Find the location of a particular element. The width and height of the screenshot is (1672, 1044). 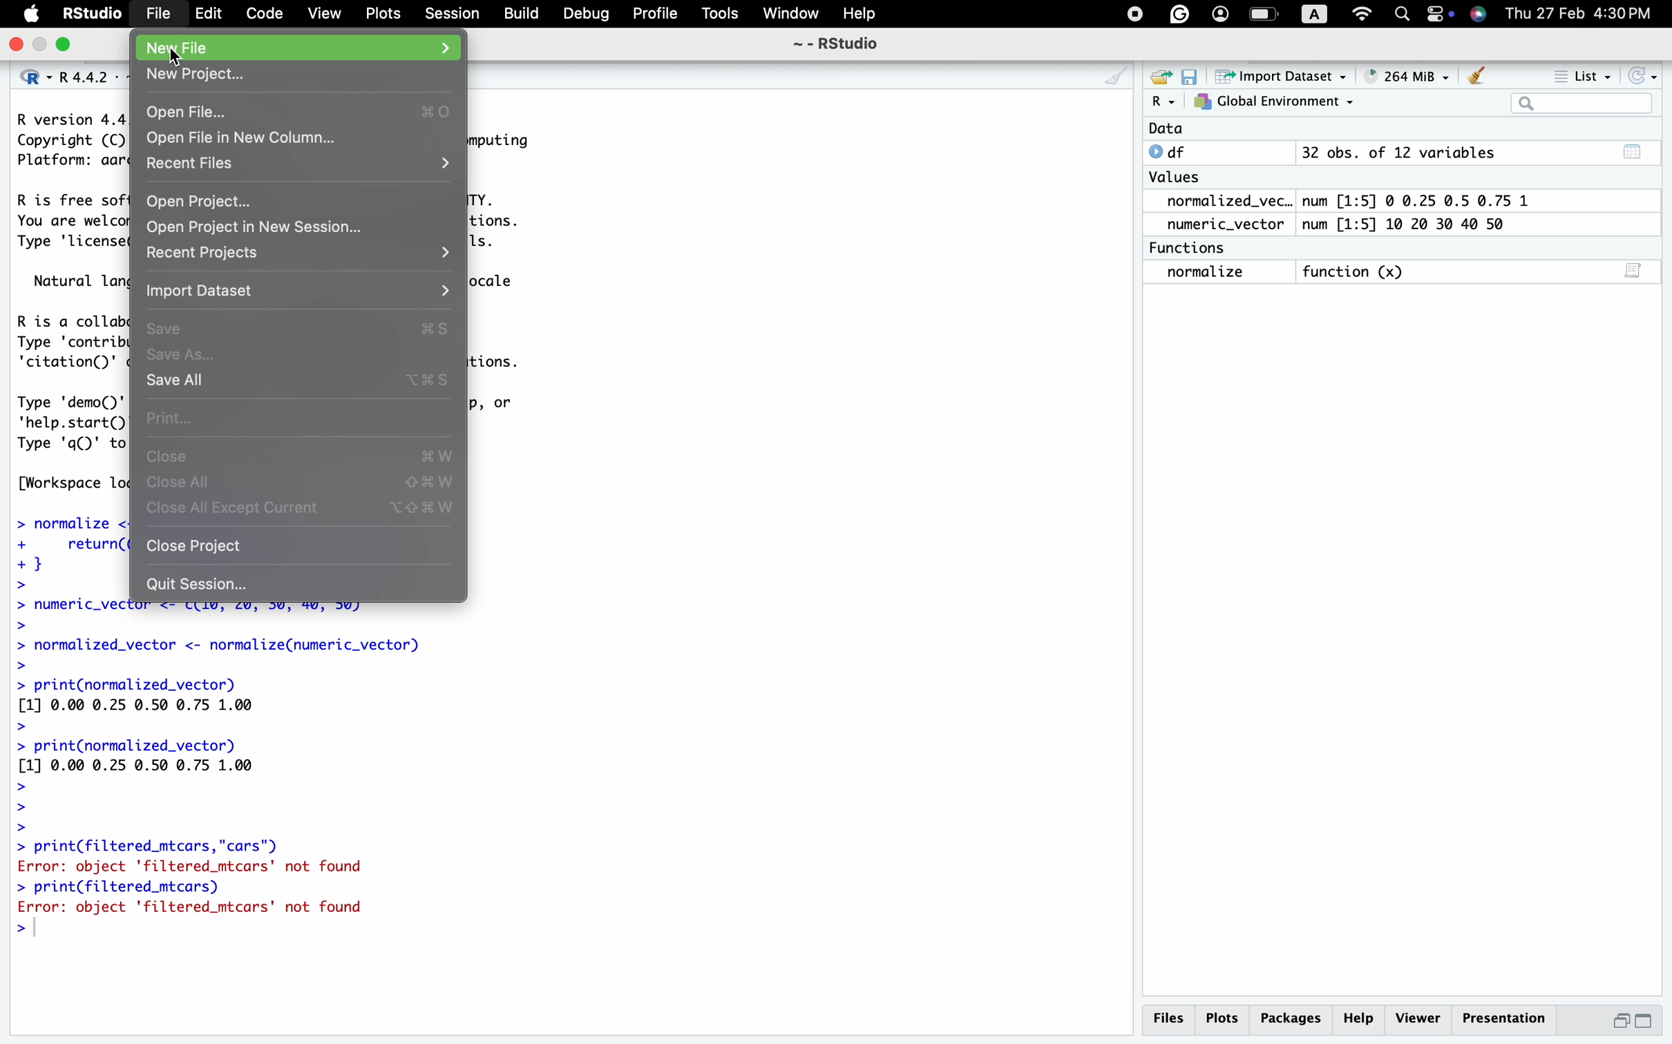

close is located at coordinates (12, 45).